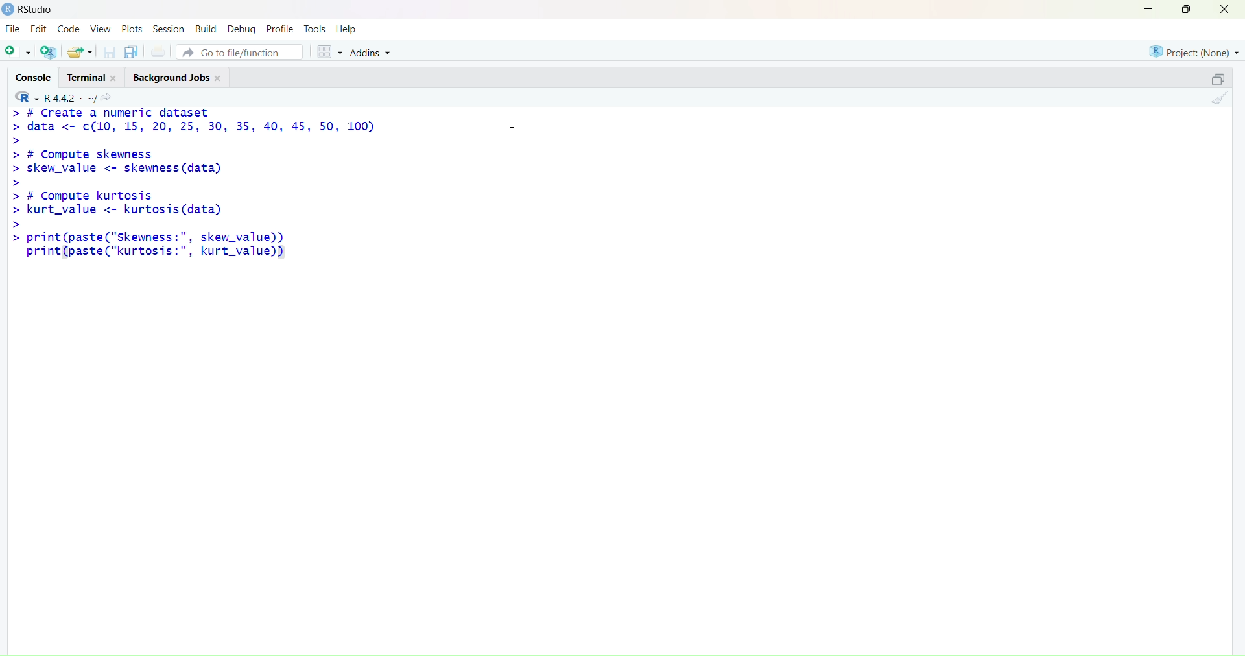 This screenshot has width=1245, height=656. What do you see at coordinates (327, 51) in the screenshot?
I see `Workspace panes` at bounding box center [327, 51].